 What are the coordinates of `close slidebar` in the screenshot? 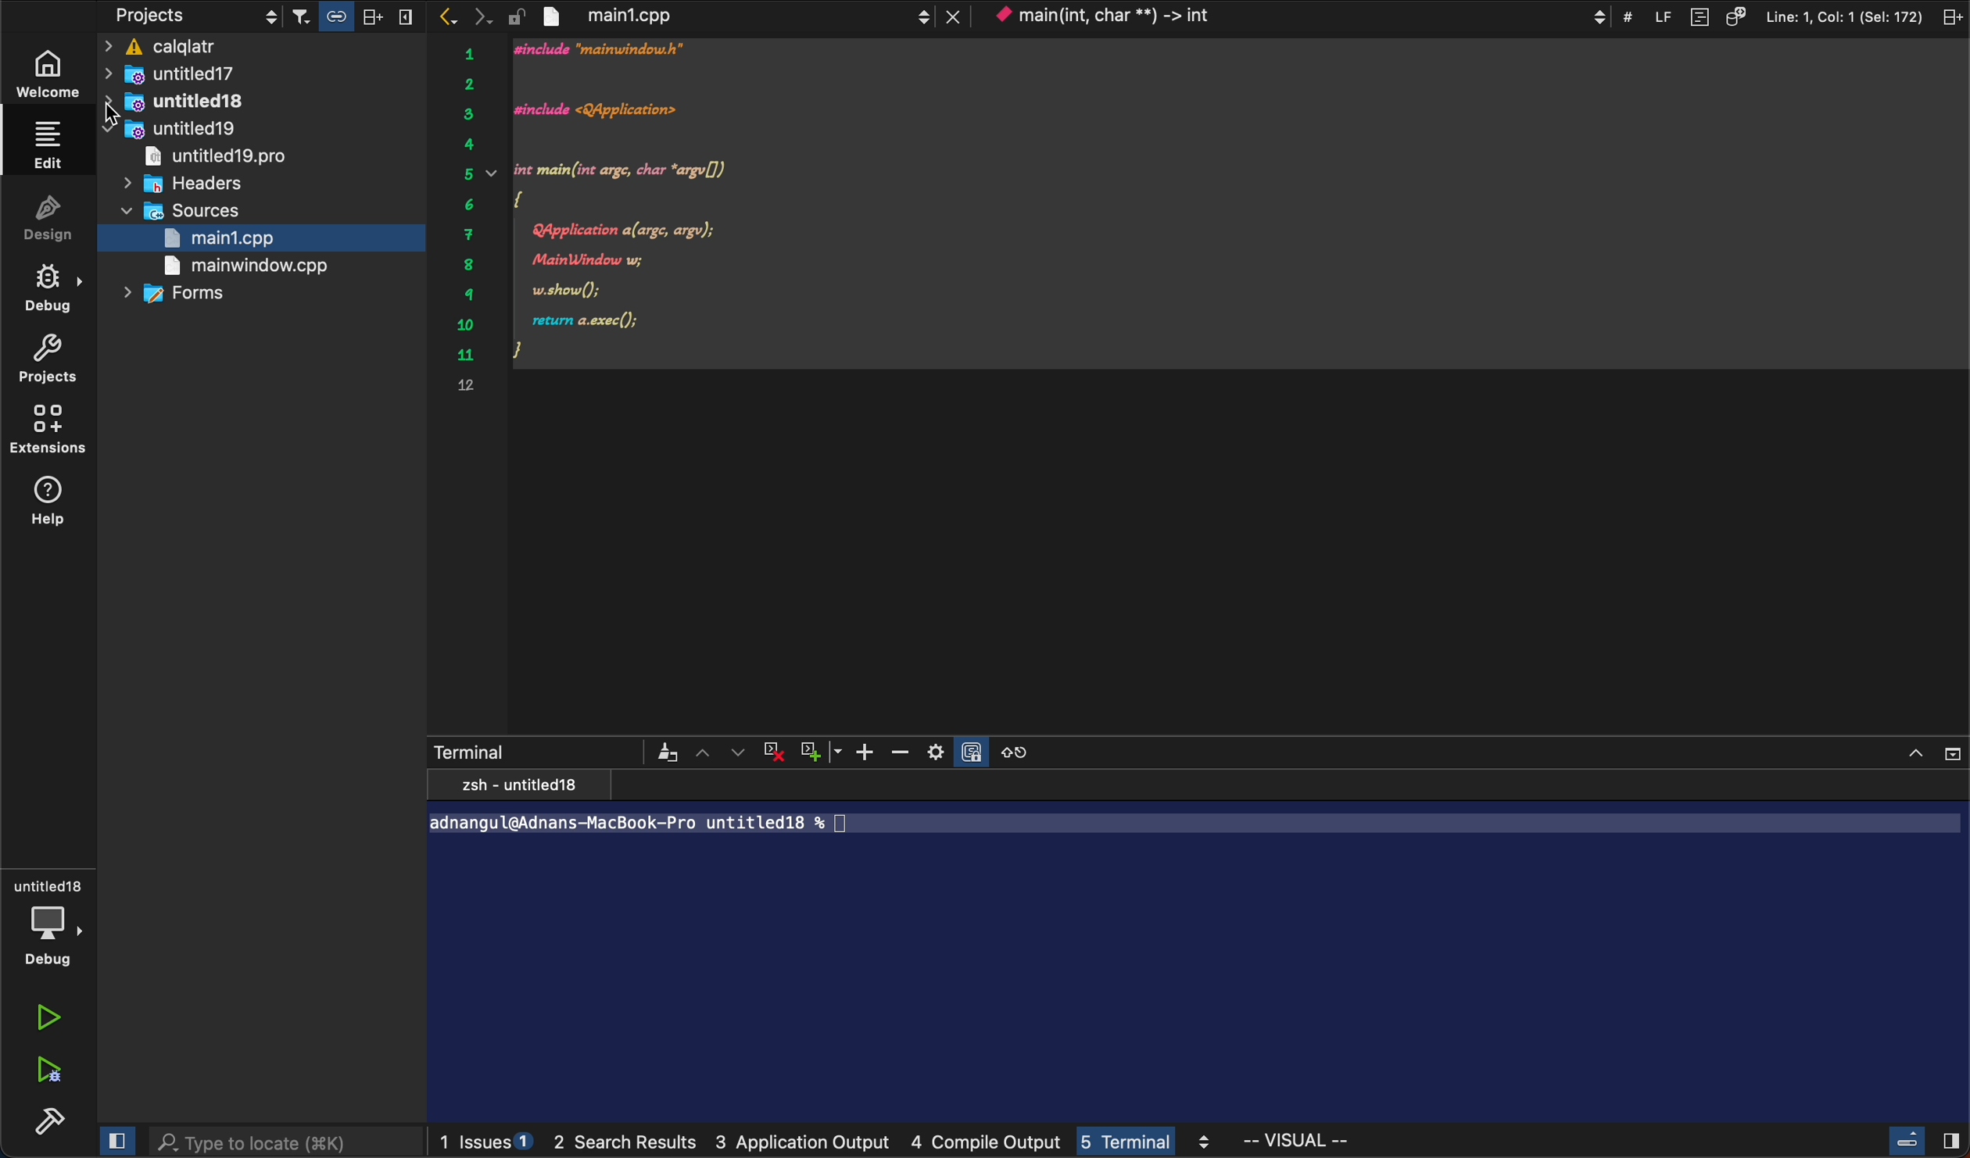 It's located at (1914, 1140).